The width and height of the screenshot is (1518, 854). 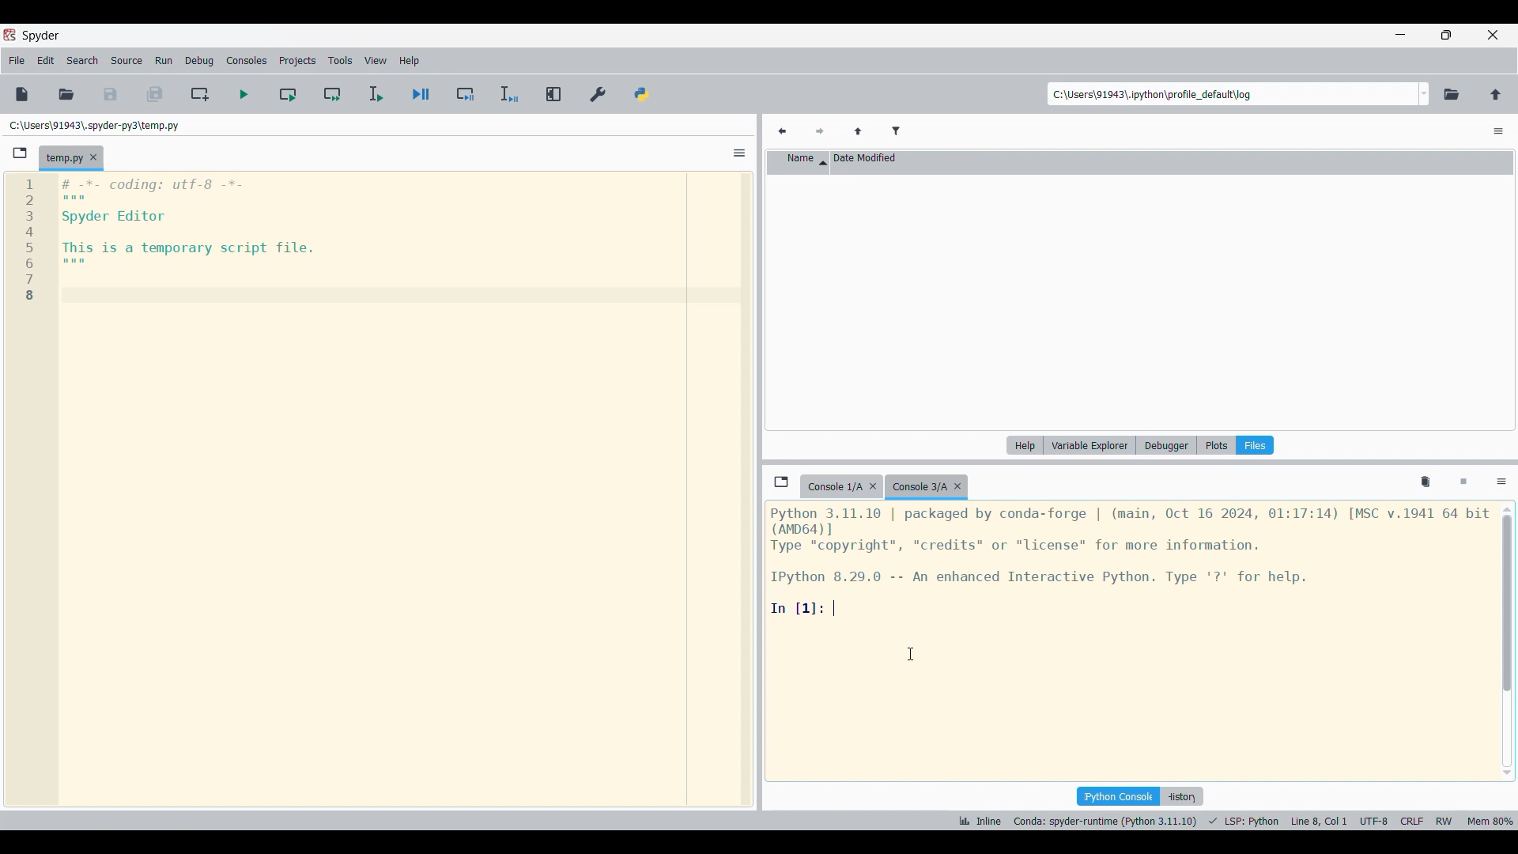 What do you see at coordinates (1463, 482) in the screenshot?
I see `Interrupt kernel` at bounding box center [1463, 482].